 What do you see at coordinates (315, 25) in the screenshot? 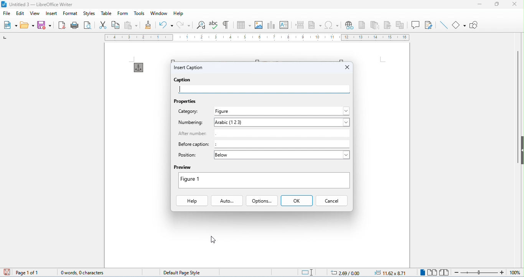
I see `insert field` at bounding box center [315, 25].